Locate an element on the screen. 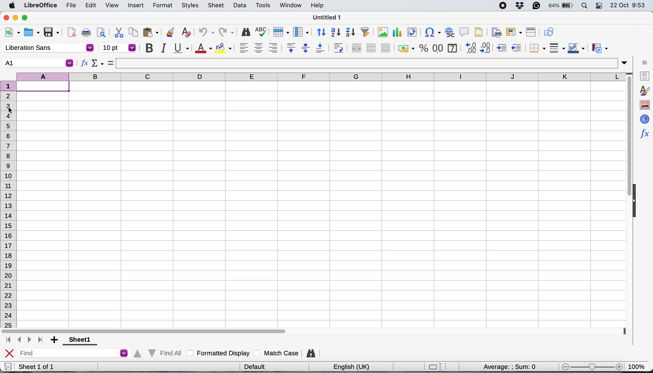  merge is located at coordinates (371, 48).